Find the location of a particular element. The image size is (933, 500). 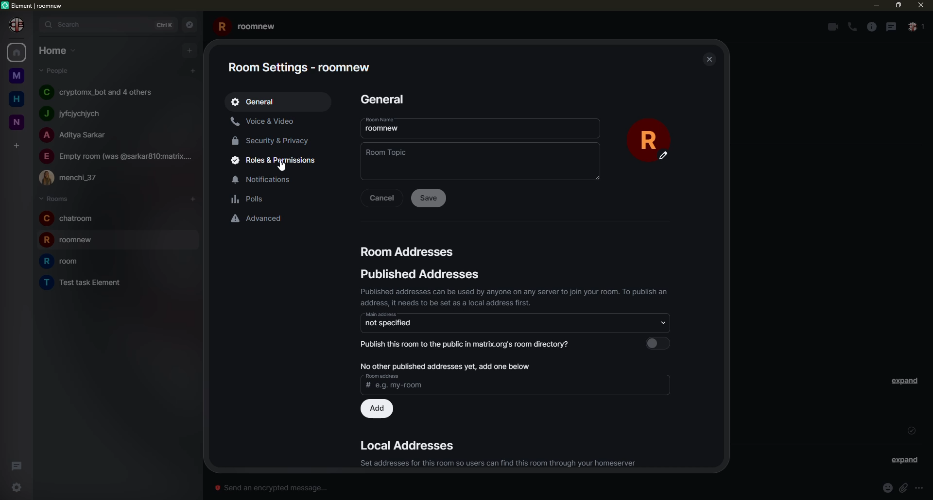

sent is located at coordinates (911, 430).